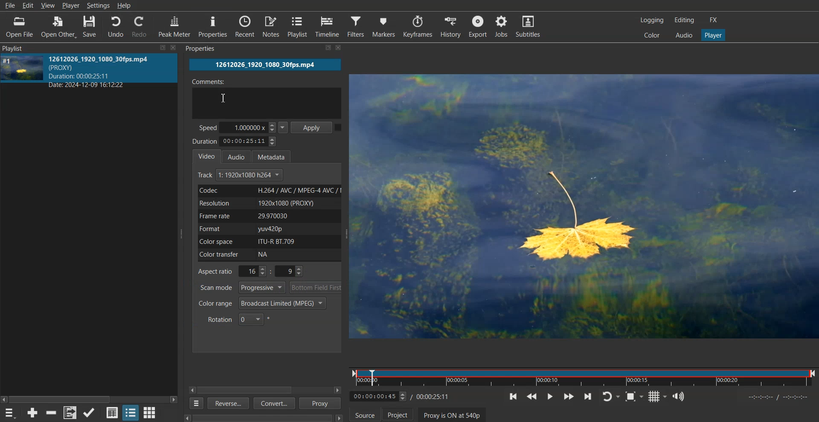 This screenshot has width=819, height=422. I want to click on View, so click(49, 6).